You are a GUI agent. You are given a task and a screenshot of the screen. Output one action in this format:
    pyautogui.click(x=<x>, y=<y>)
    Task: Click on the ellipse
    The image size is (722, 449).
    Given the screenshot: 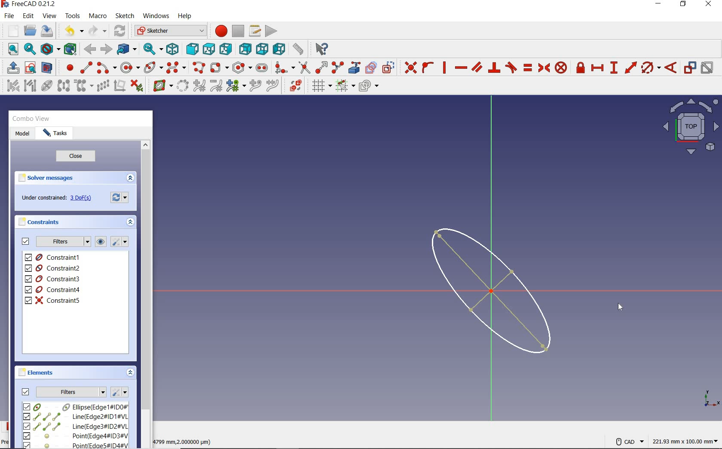 What is the action you would take?
    pyautogui.click(x=153, y=67)
    